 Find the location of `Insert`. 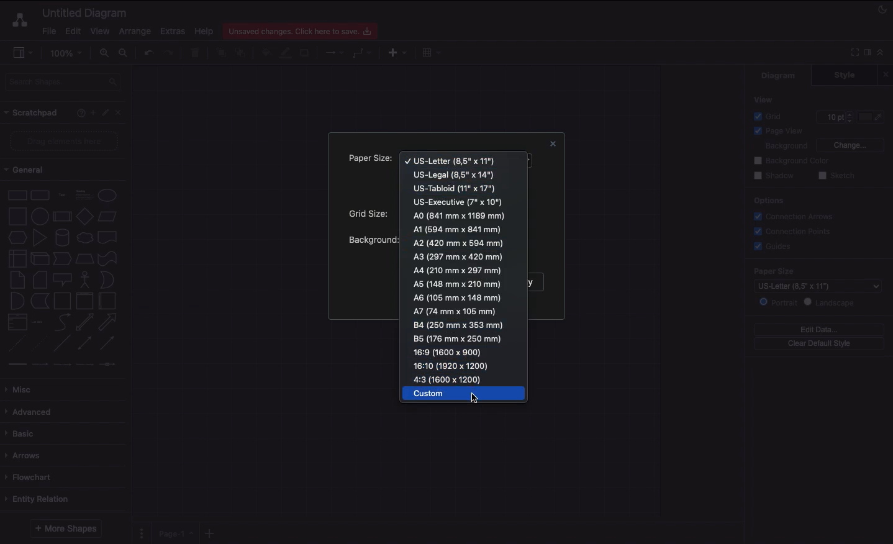

Insert is located at coordinates (394, 52).